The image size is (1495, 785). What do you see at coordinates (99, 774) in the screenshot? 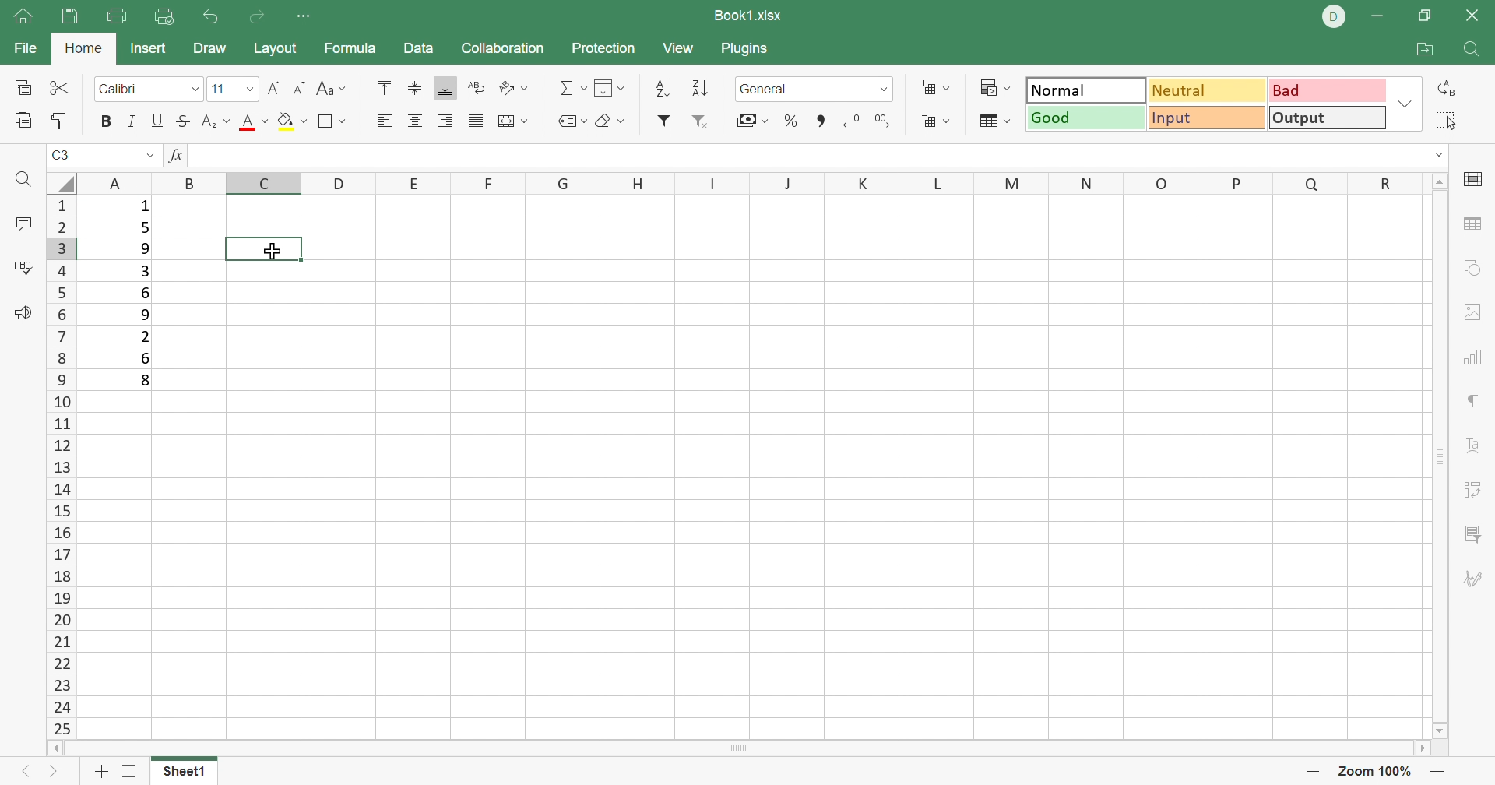
I see `Add sheet` at bounding box center [99, 774].